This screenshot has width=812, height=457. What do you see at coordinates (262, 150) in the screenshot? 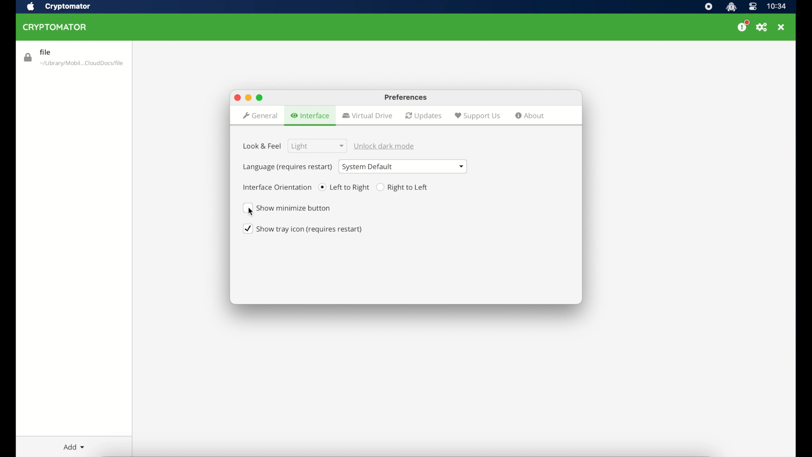
I see `look and feel` at bounding box center [262, 150].